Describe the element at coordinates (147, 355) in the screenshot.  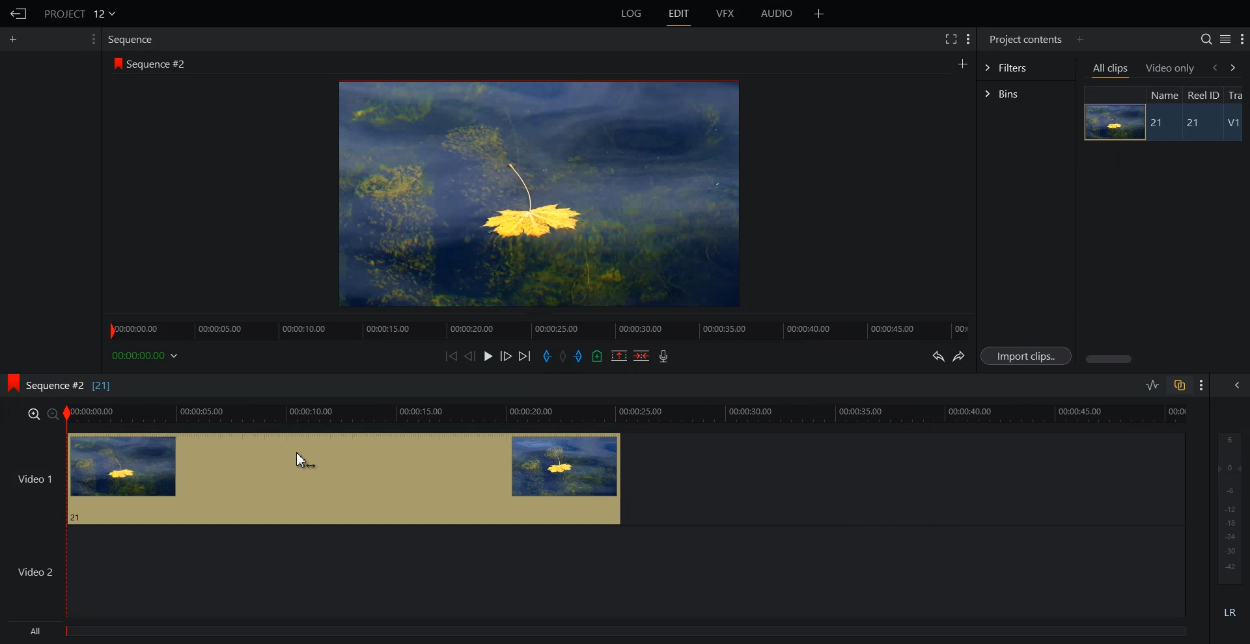
I see `00:00:00.00` at that location.